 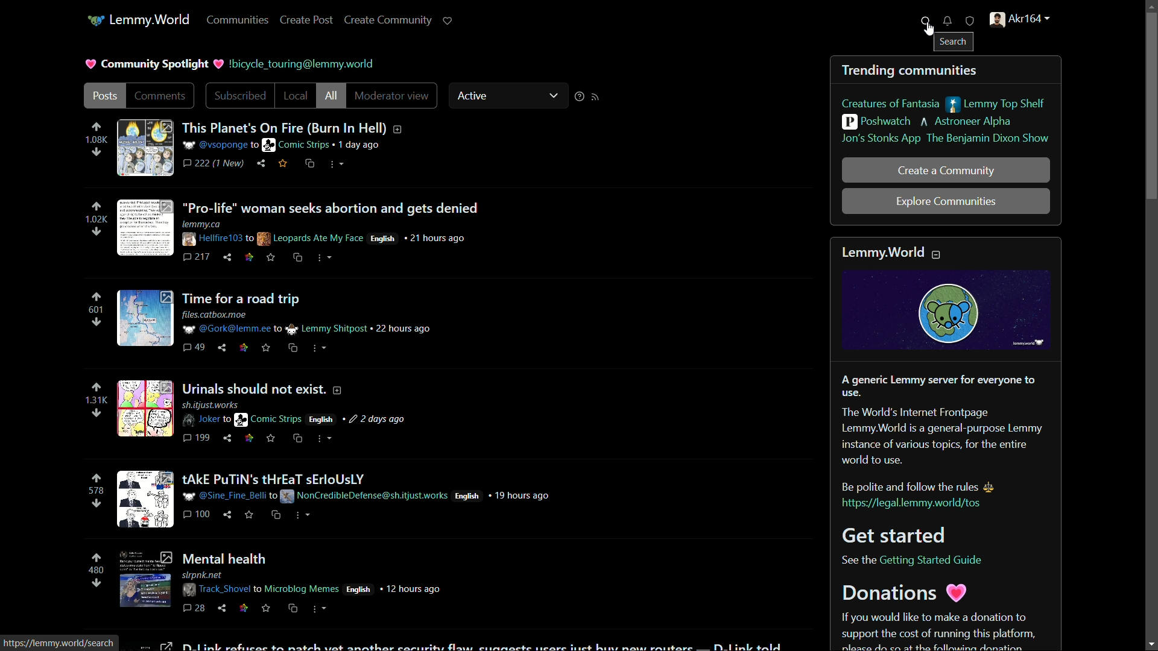 I want to click on search, so click(x=926, y=20).